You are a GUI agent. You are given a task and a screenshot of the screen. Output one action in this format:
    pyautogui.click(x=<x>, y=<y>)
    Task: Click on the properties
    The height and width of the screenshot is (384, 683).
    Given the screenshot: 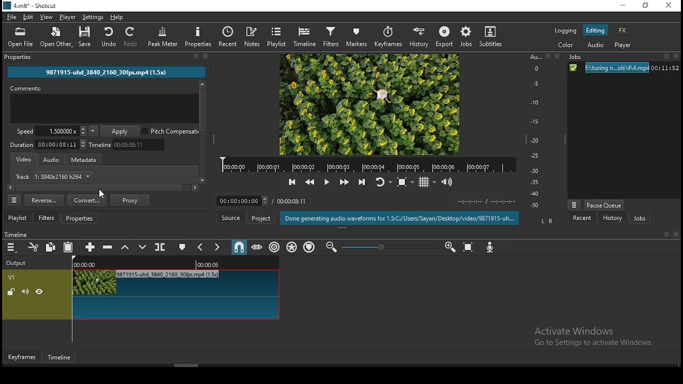 What is the action you would take?
    pyautogui.click(x=200, y=36)
    